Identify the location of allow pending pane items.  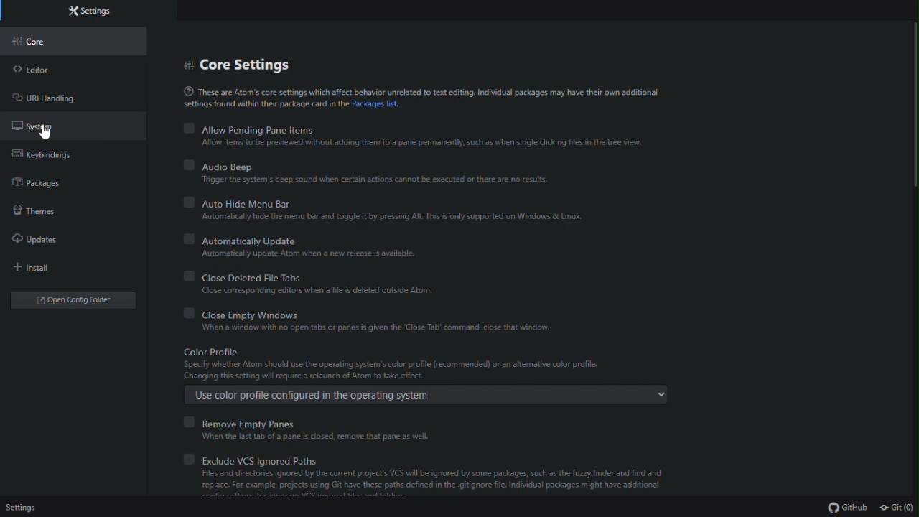
(424, 129).